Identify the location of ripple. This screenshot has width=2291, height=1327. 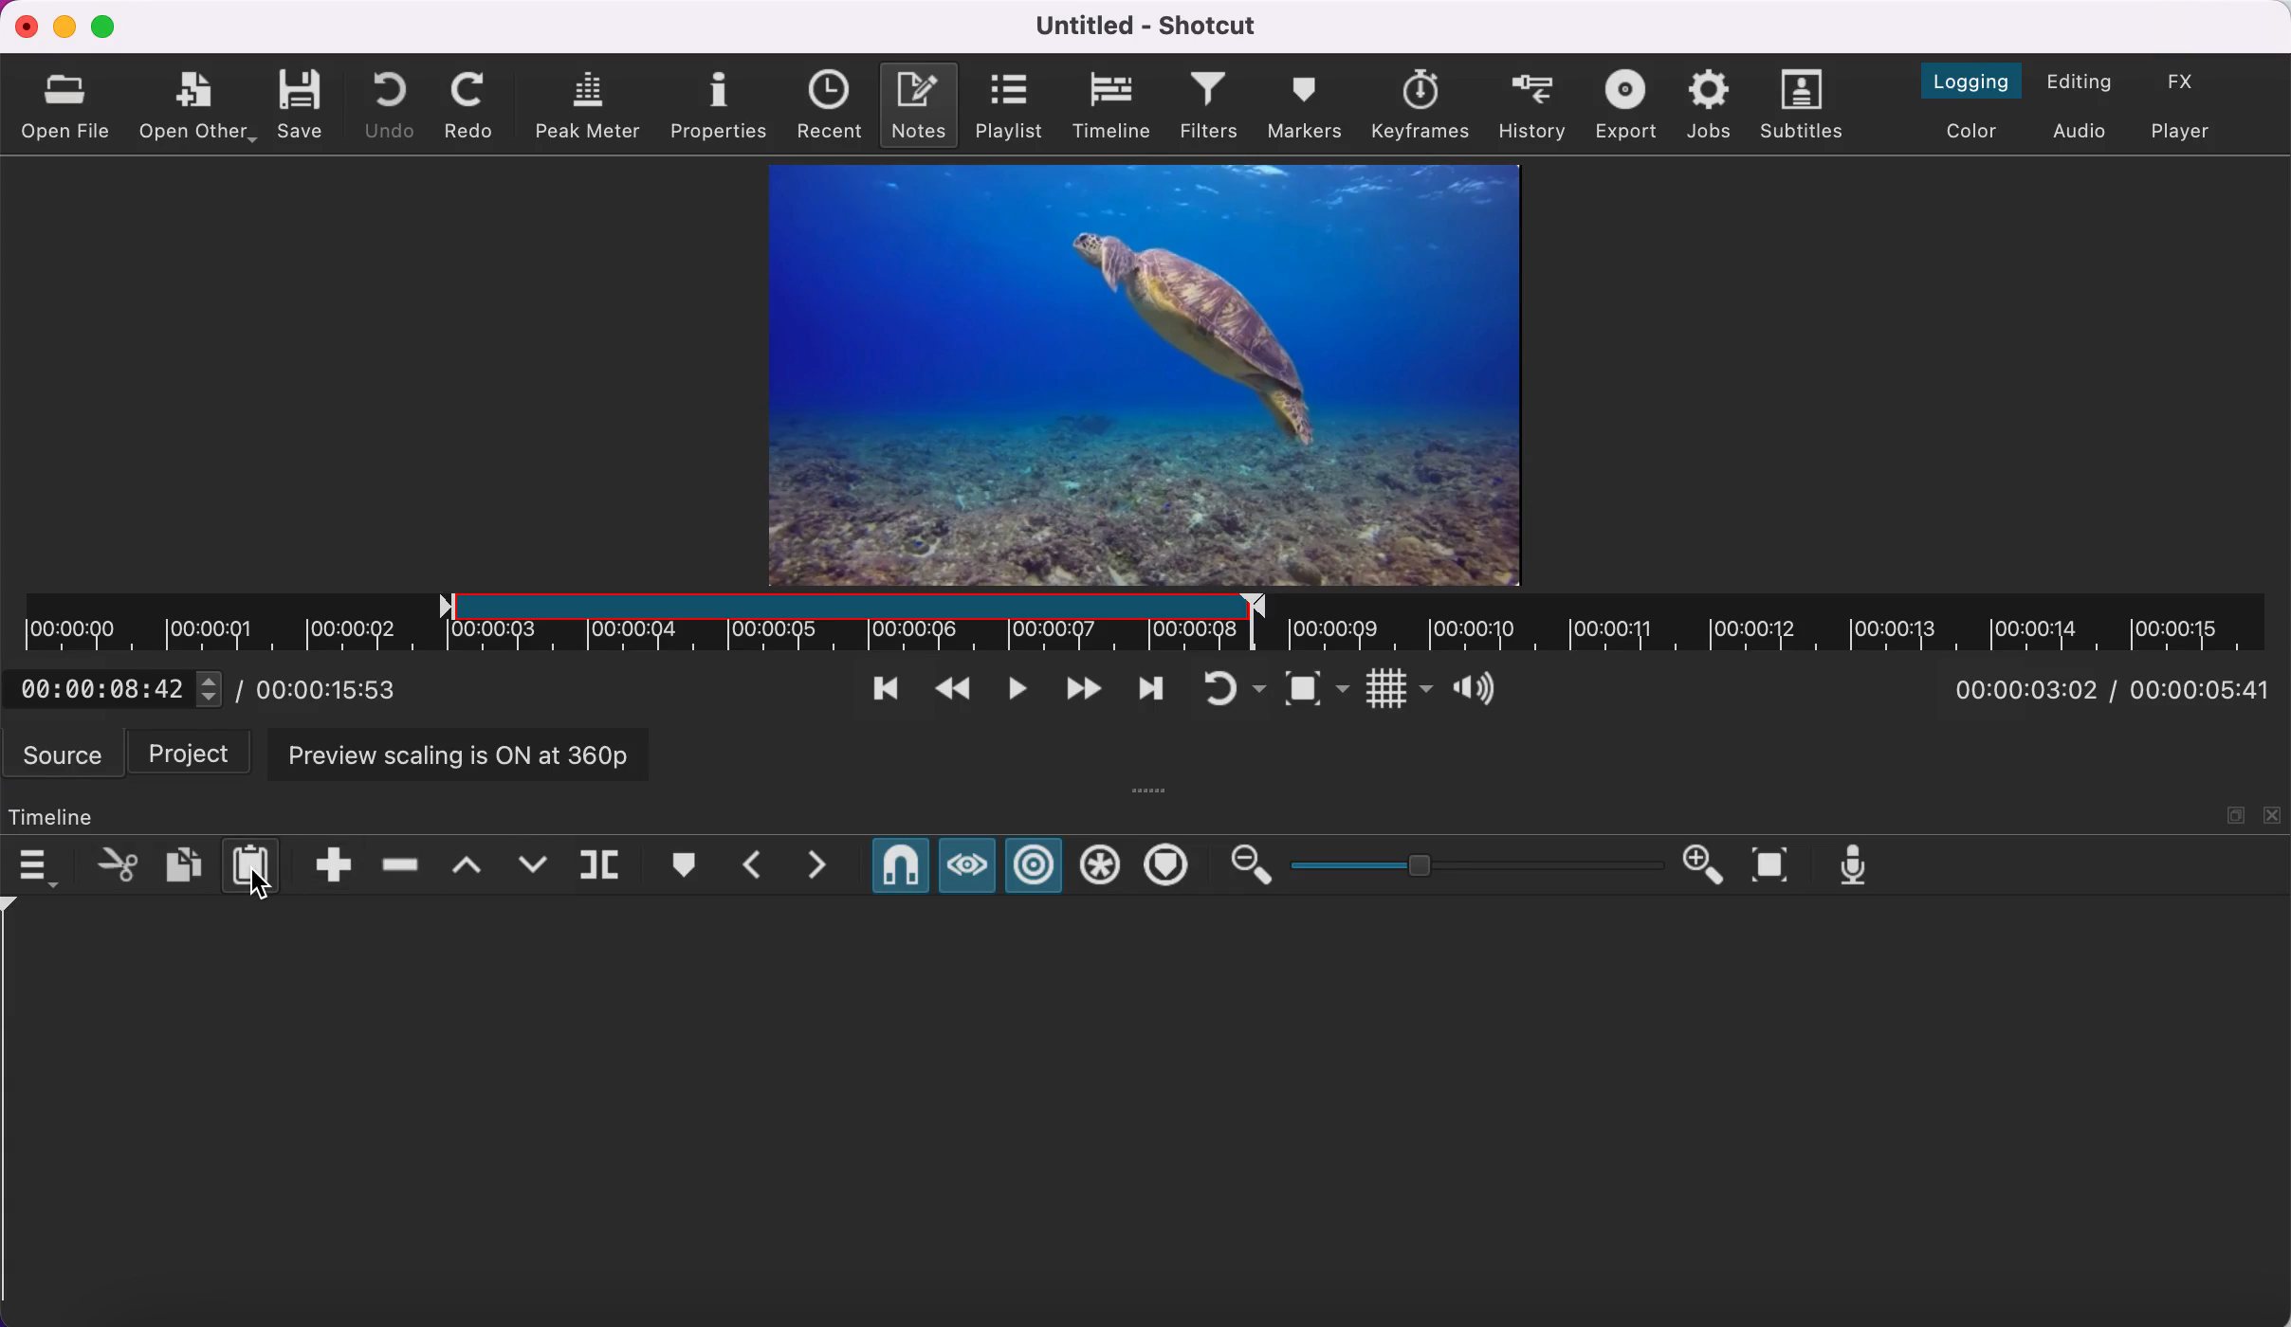
(1036, 864).